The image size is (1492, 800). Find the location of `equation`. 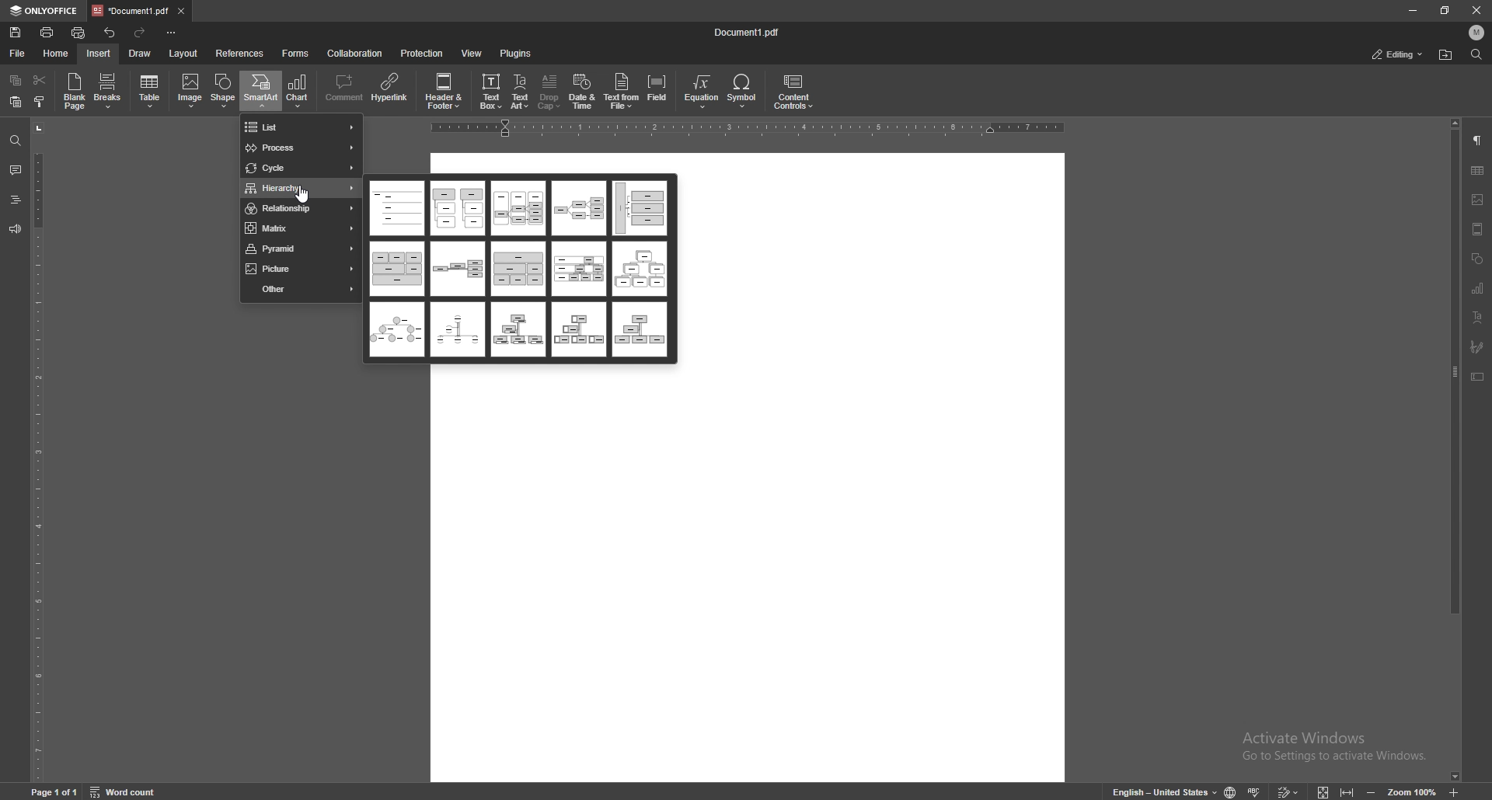

equation is located at coordinates (704, 91).